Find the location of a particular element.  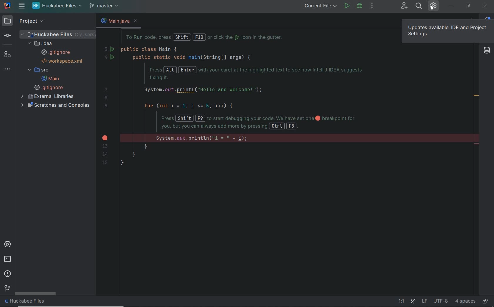

src is located at coordinates (38, 70).